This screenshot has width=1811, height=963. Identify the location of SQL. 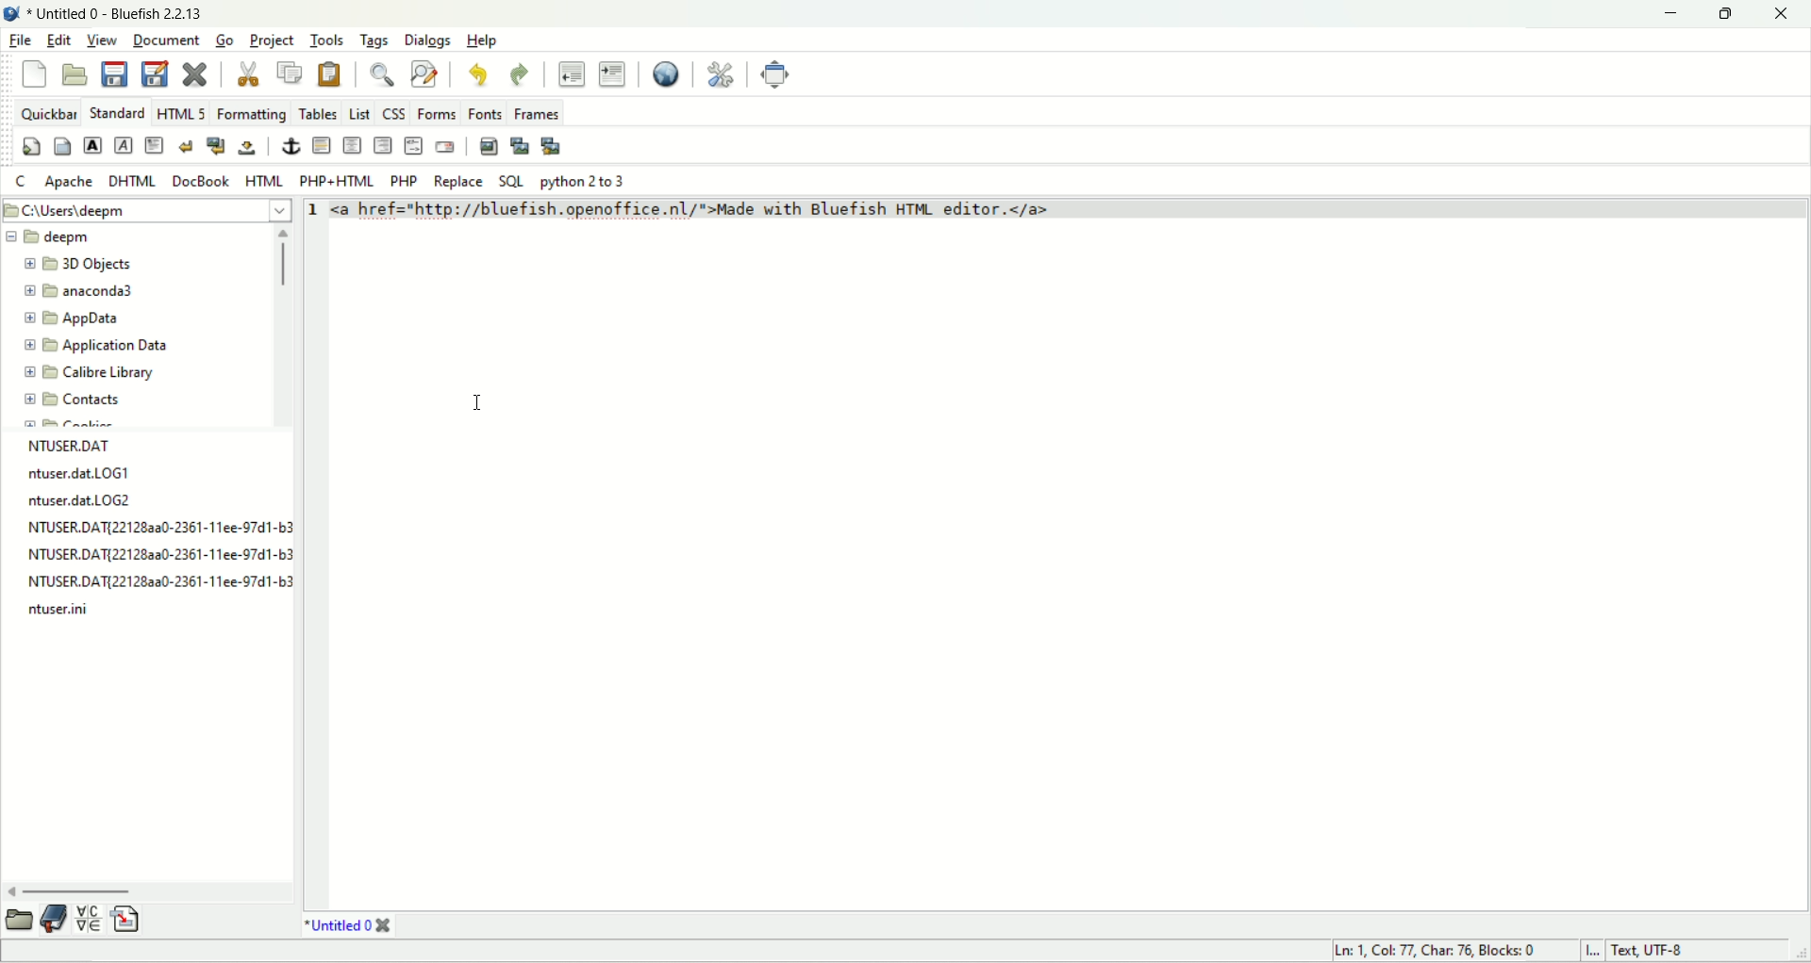
(509, 178).